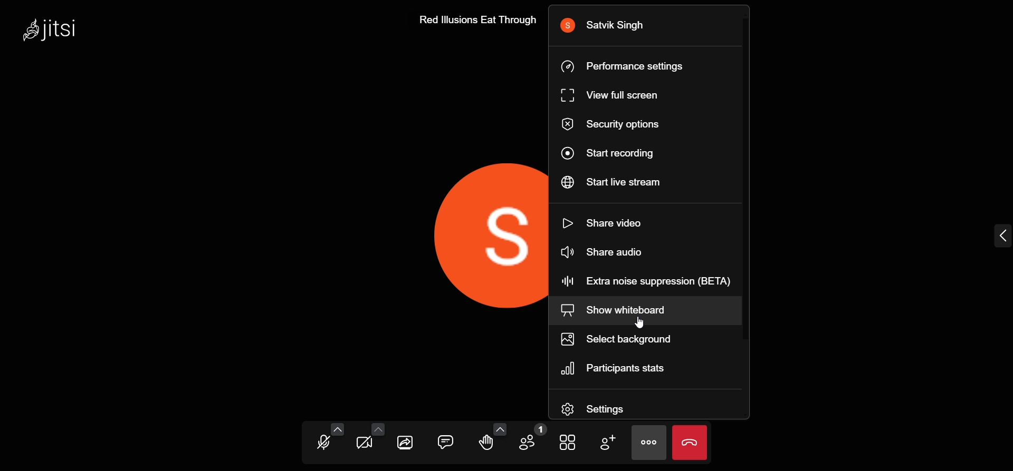 This screenshot has height=471, width=1013. Describe the element at coordinates (636, 324) in the screenshot. I see `cursor` at that location.